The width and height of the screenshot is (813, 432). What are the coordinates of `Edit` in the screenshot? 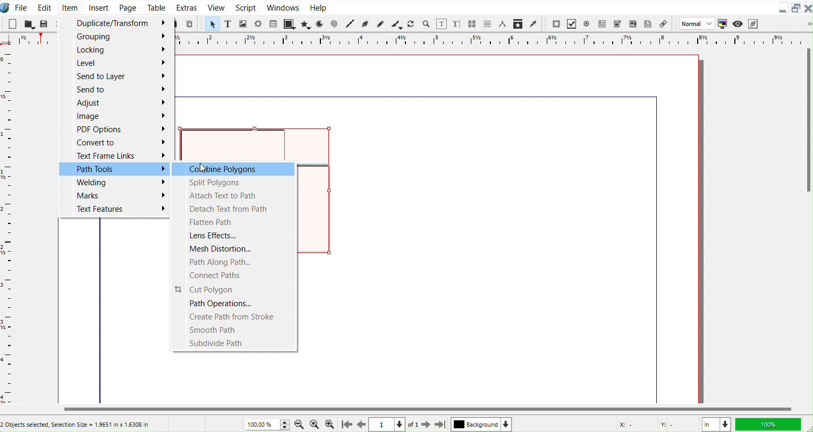 It's located at (44, 6).